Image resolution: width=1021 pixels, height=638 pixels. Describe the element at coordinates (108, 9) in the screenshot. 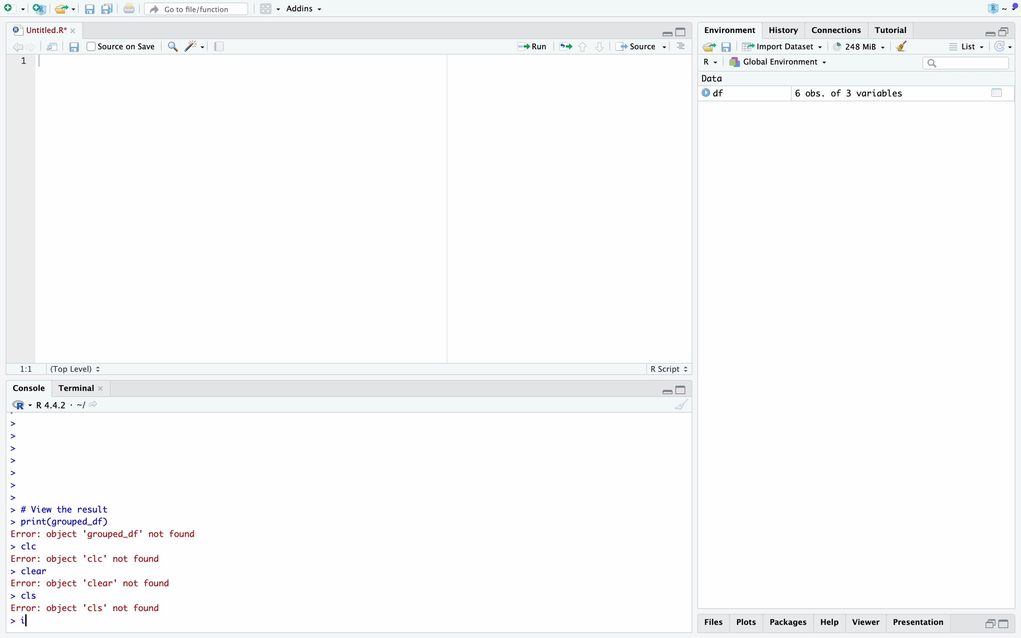

I see `Save all open files` at that location.